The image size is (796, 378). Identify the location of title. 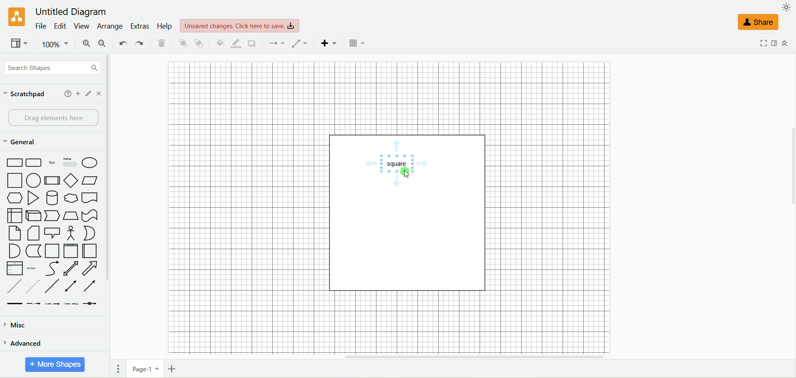
(72, 10).